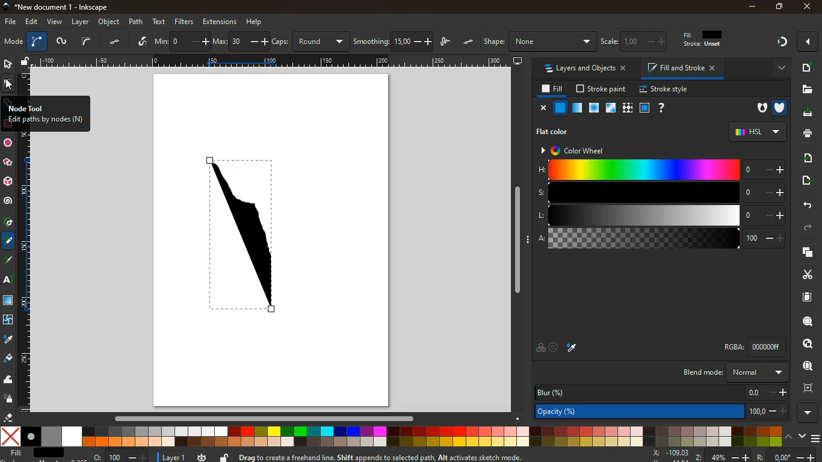  What do you see at coordinates (311, 40) in the screenshot?
I see `caps` at bounding box center [311, 40].